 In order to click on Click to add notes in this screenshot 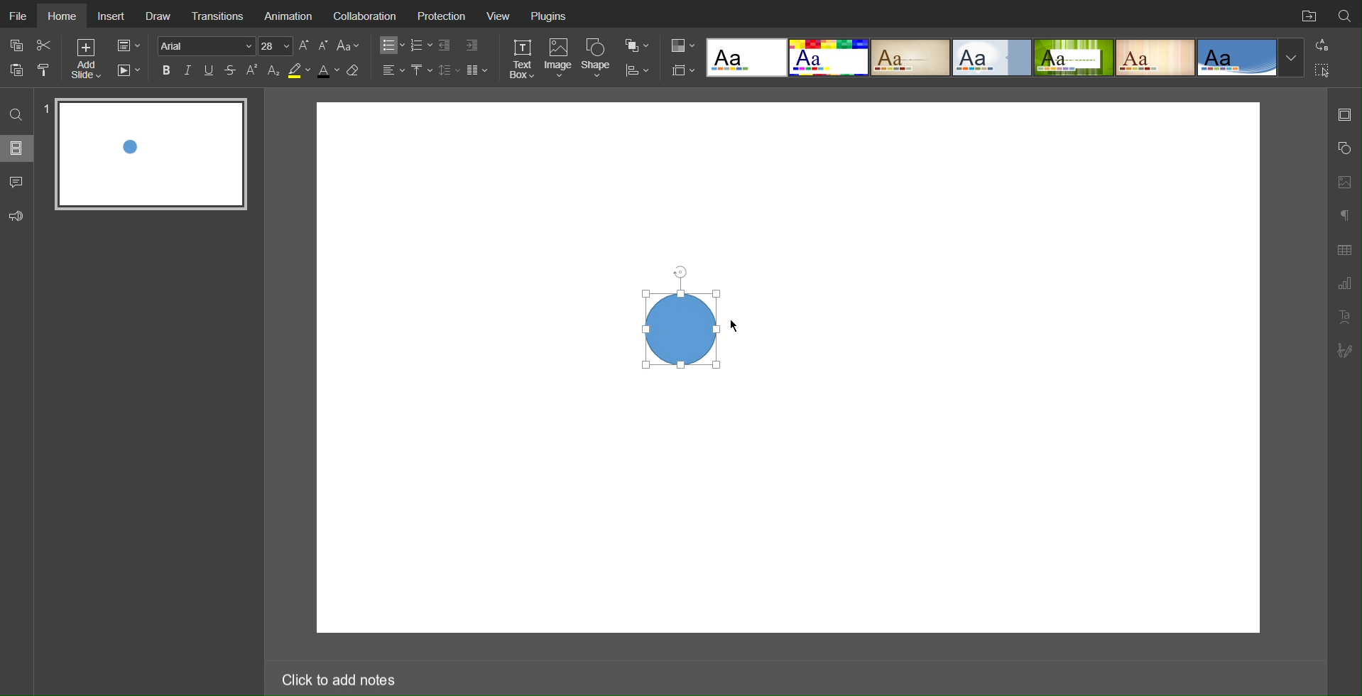, I will do `click(337, 677)`.